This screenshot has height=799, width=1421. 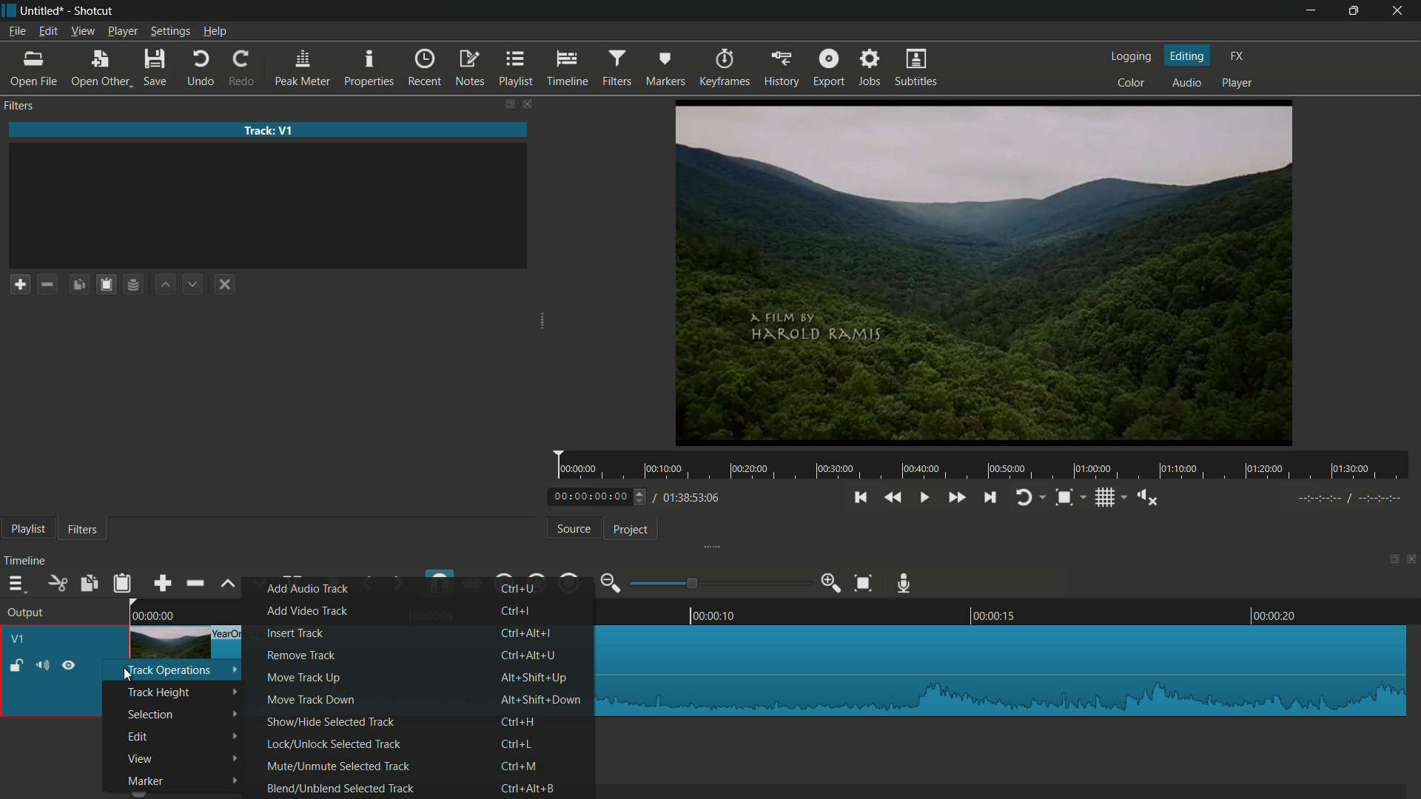 What do you see at coordinates (328, 723) in the screenshot?
I see `show/hide selected track` at bounding box center [328, 723].